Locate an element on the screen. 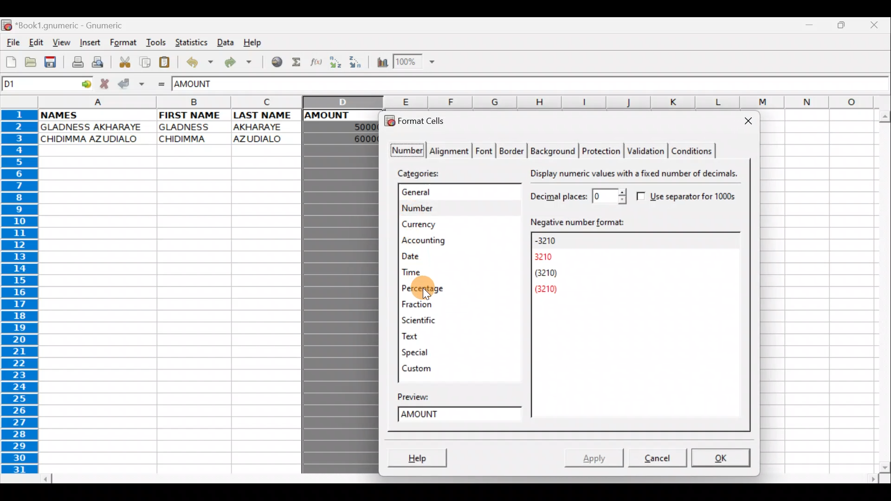  NAMES is located at coordinates (73, 115).